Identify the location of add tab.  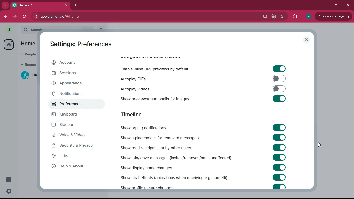
(76, 5).